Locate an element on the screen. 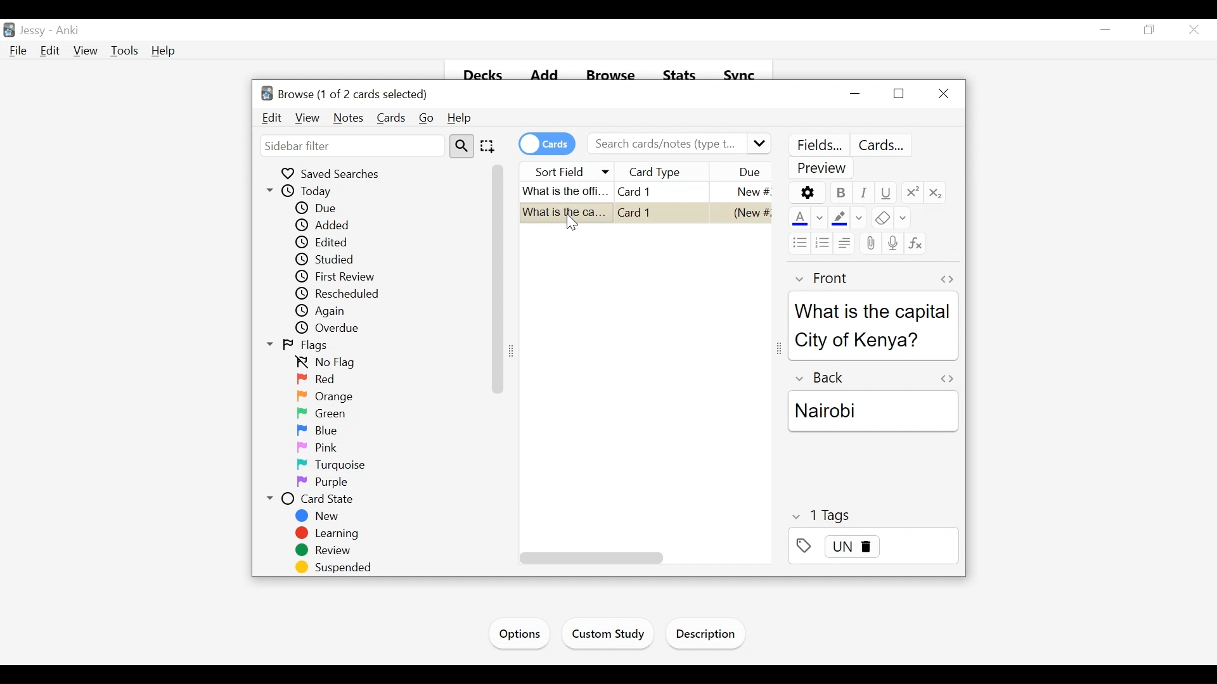  Restore is located at coordinates (897, 94).